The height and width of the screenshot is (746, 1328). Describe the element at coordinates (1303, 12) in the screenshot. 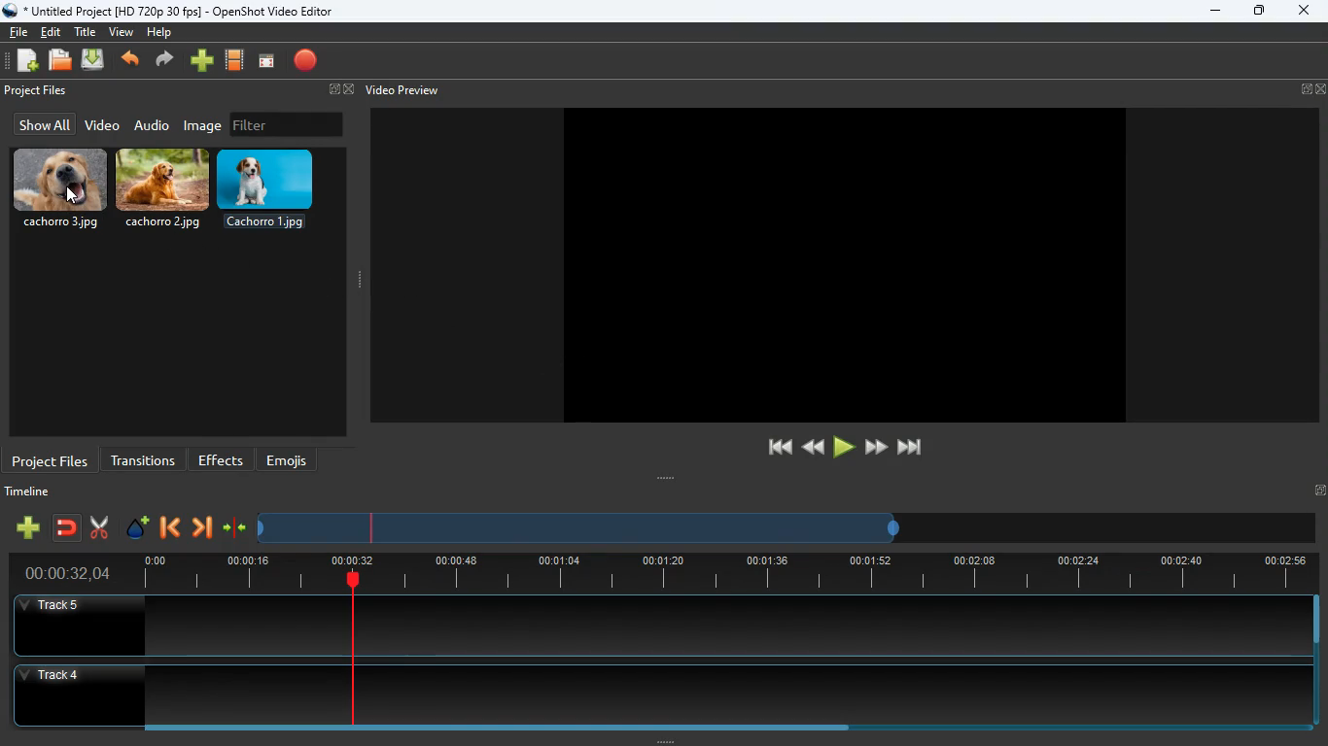

I see `close` at that location.